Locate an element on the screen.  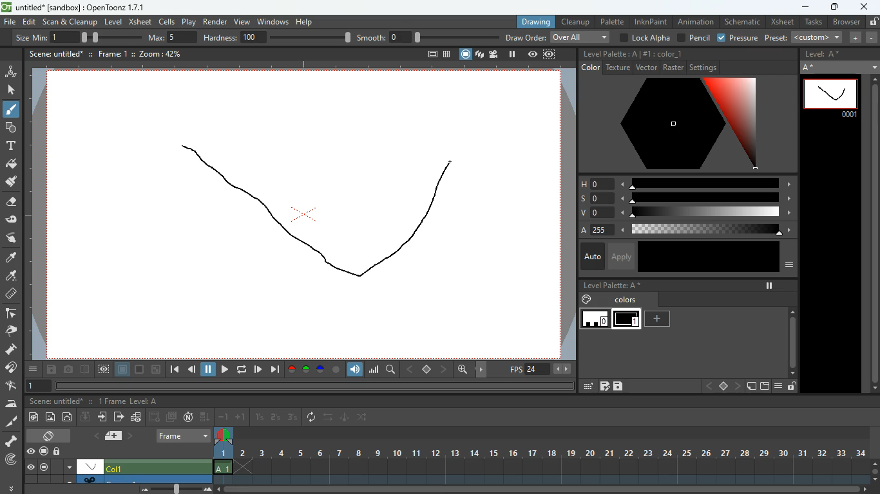
document is located at coordinates (116, 435).